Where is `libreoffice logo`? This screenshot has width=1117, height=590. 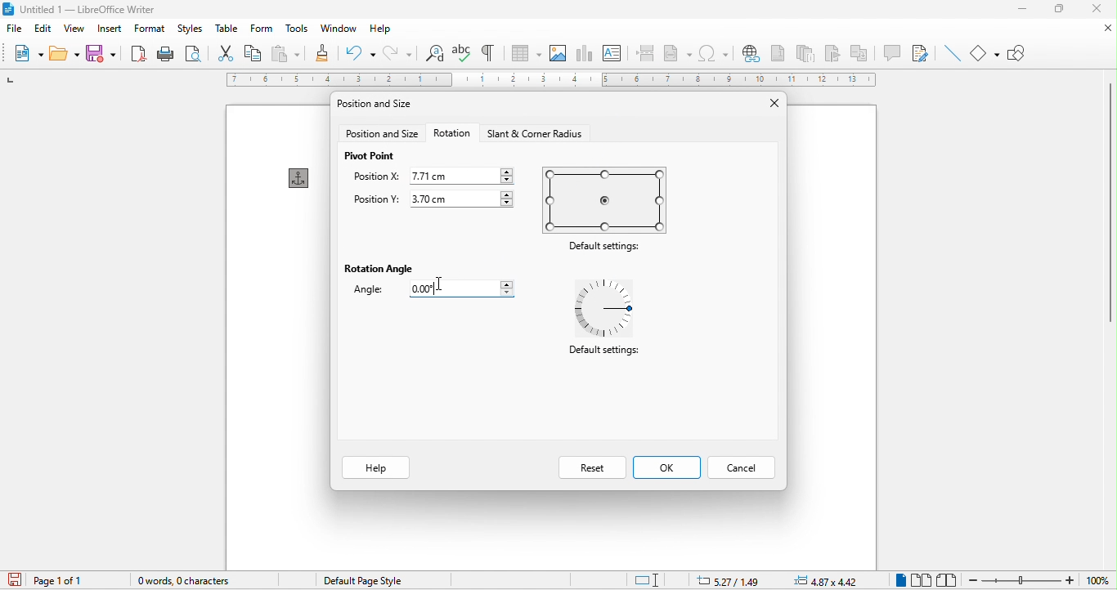
libreoffice logo is located at coordinates (8, 9).